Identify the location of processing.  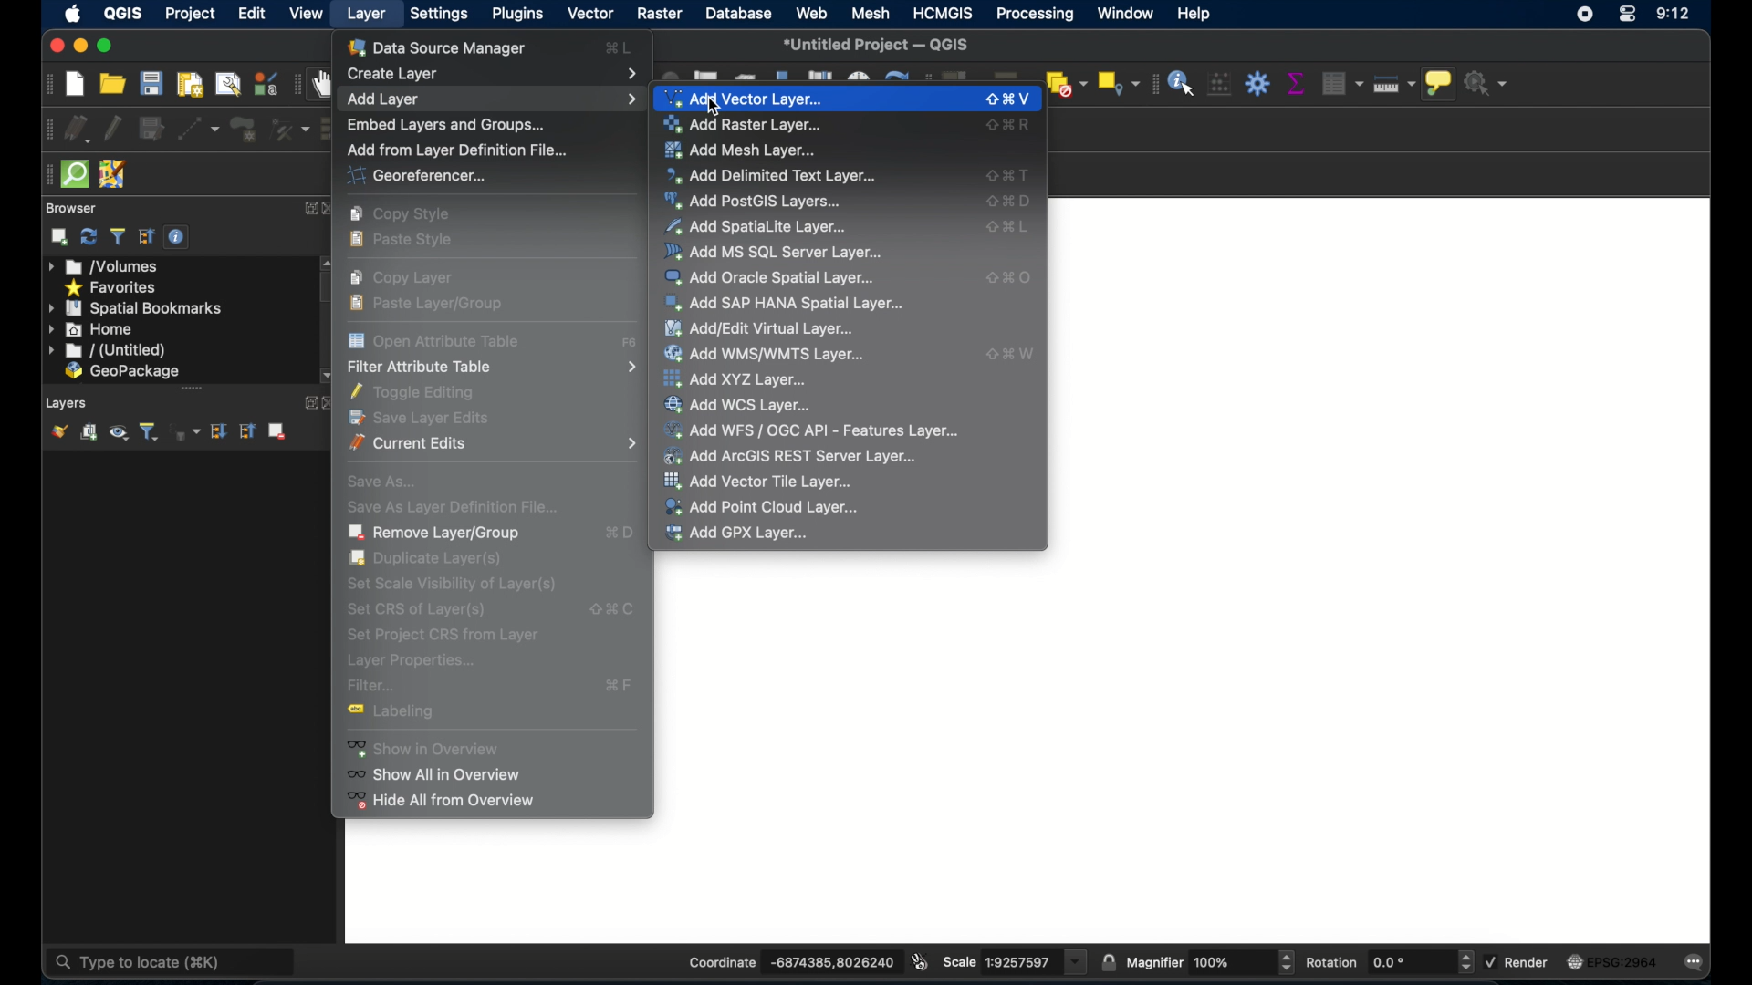
(1038, 16).